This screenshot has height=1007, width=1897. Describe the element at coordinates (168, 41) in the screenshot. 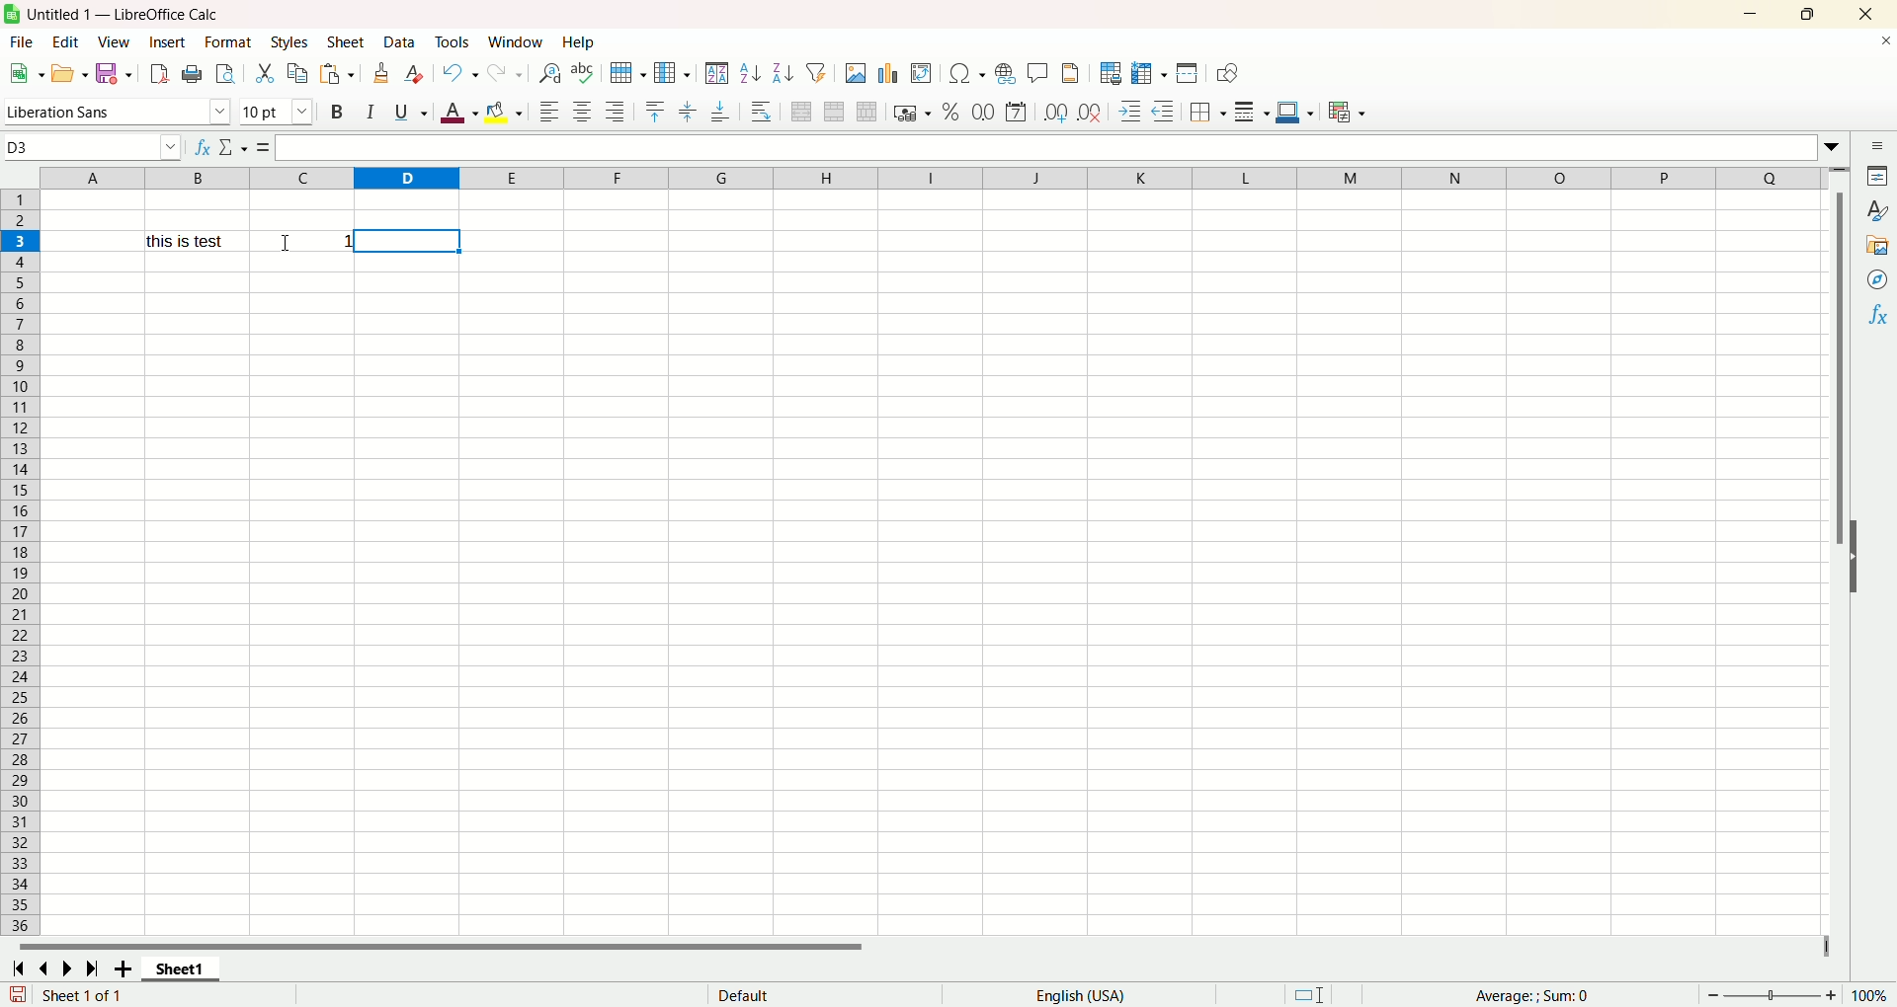

I see `insert` at that location.